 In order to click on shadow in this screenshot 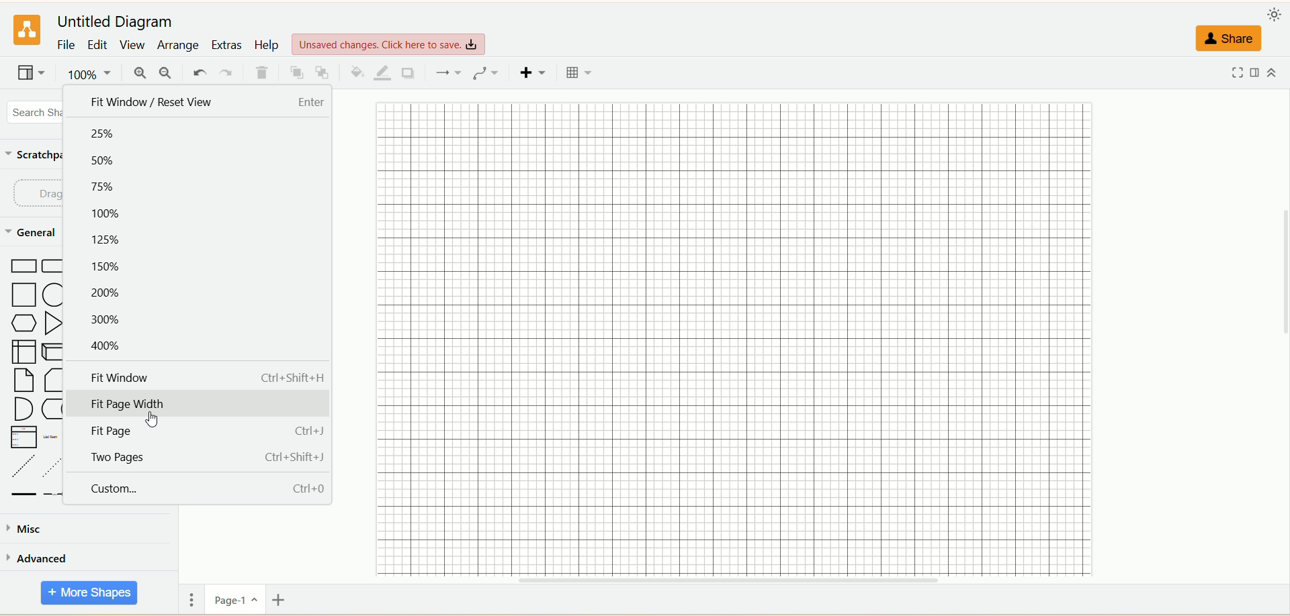, I will do `click(409, 72)`.